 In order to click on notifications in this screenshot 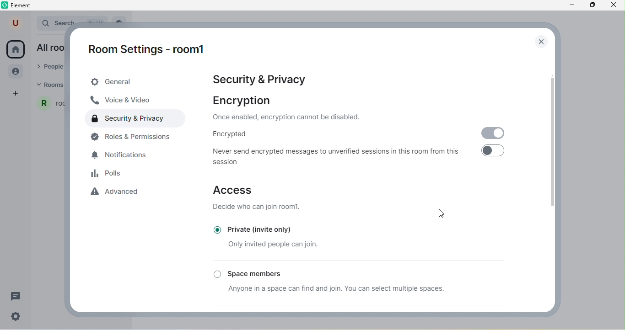, I will do `click(124, 155)`.